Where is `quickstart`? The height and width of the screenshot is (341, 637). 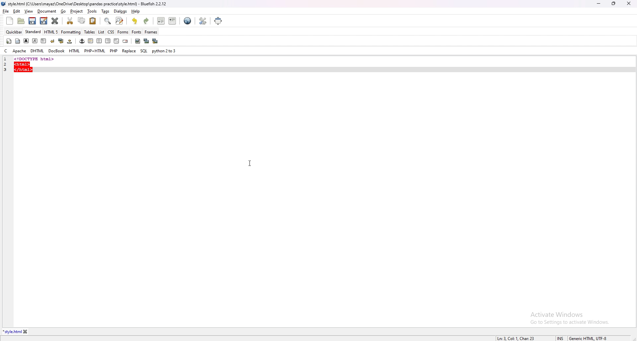
quickstart is located at coordinates (9, 41).